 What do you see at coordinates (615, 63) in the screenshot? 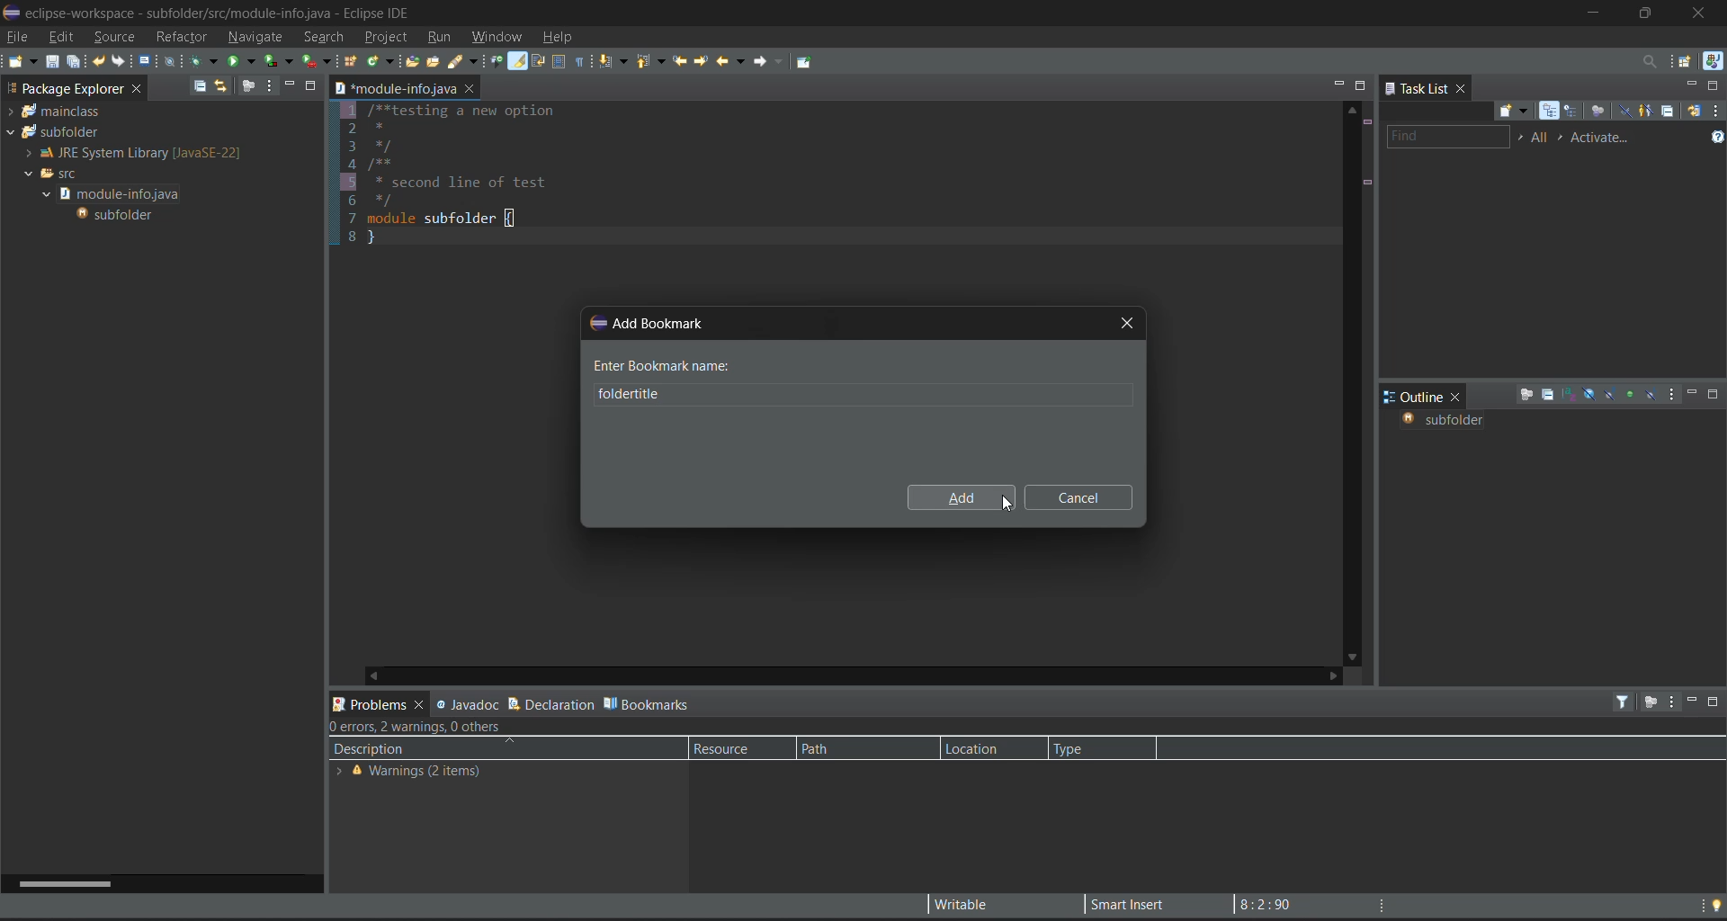
I see `next annotation` at bounding box center [615, 63].